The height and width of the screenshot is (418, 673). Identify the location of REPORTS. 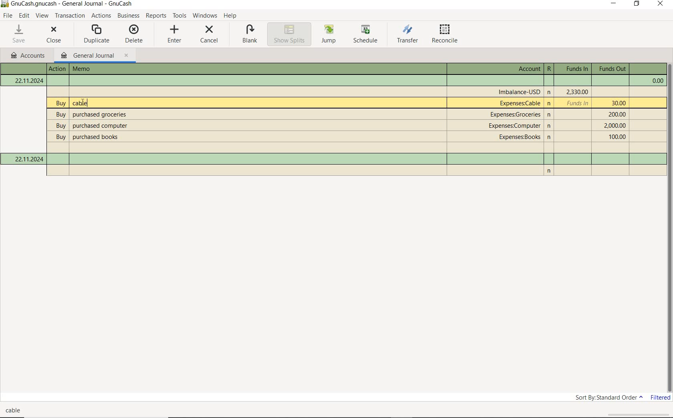
(157, 16).